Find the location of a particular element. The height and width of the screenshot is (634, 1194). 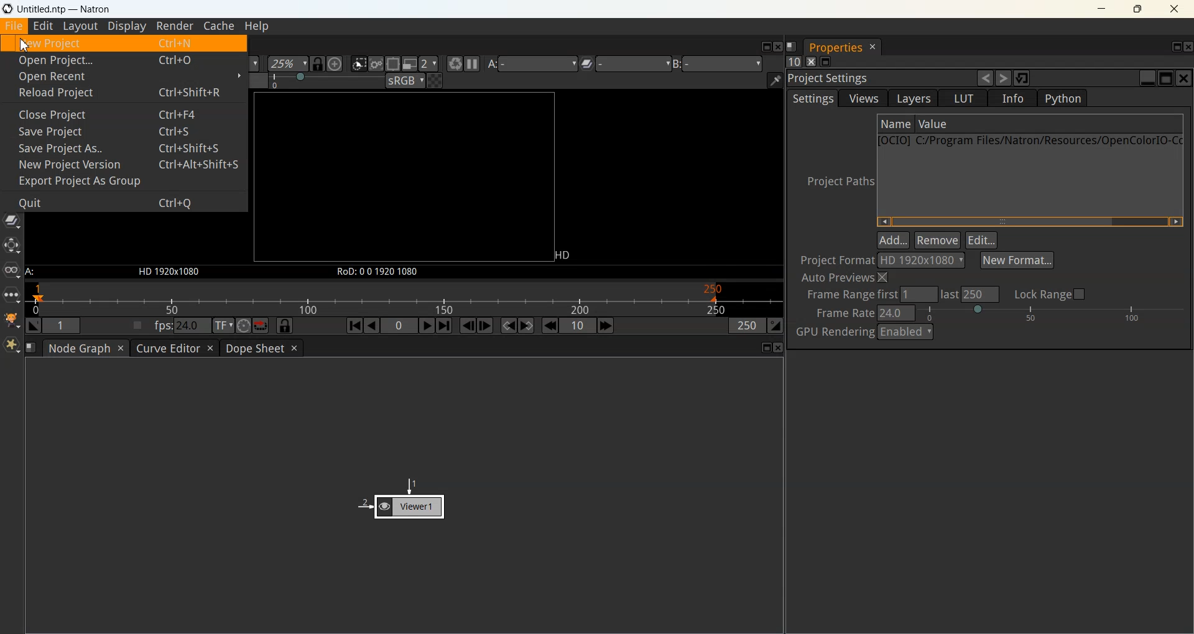

GPU rendering Enable/ disable is located at coordinates (905, 331).